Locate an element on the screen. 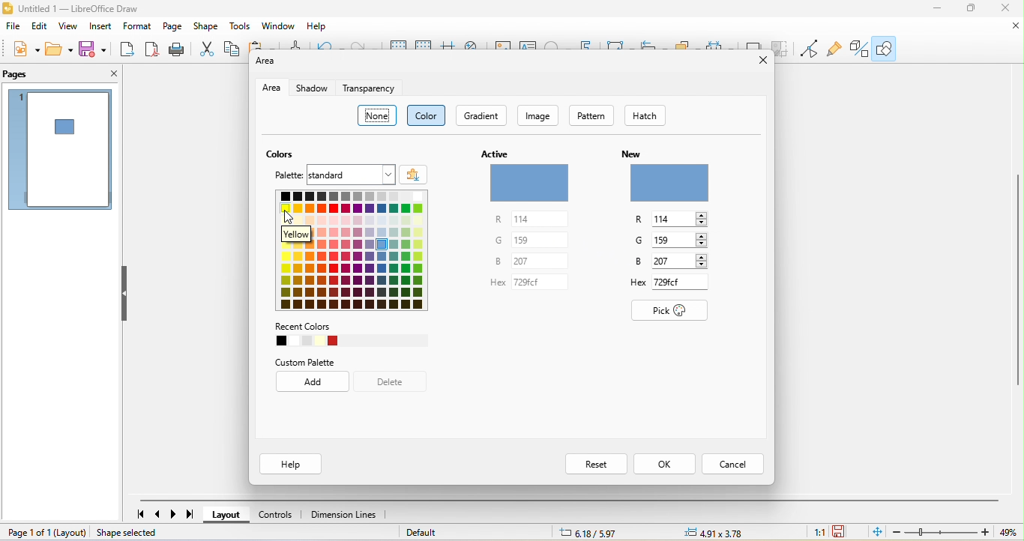  default is located at coordinates (429, 533).